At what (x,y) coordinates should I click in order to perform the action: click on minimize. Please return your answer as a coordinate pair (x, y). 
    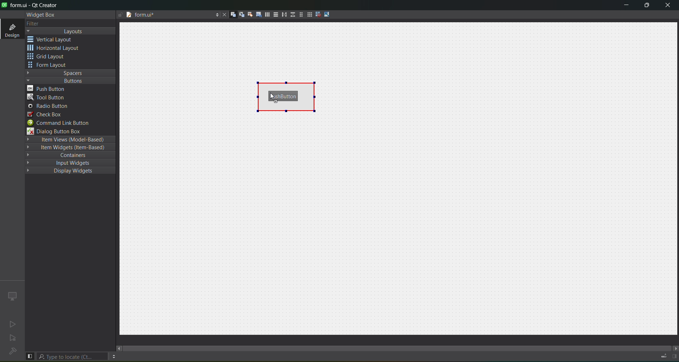
    Looking at the image, I should click on (624, 6).